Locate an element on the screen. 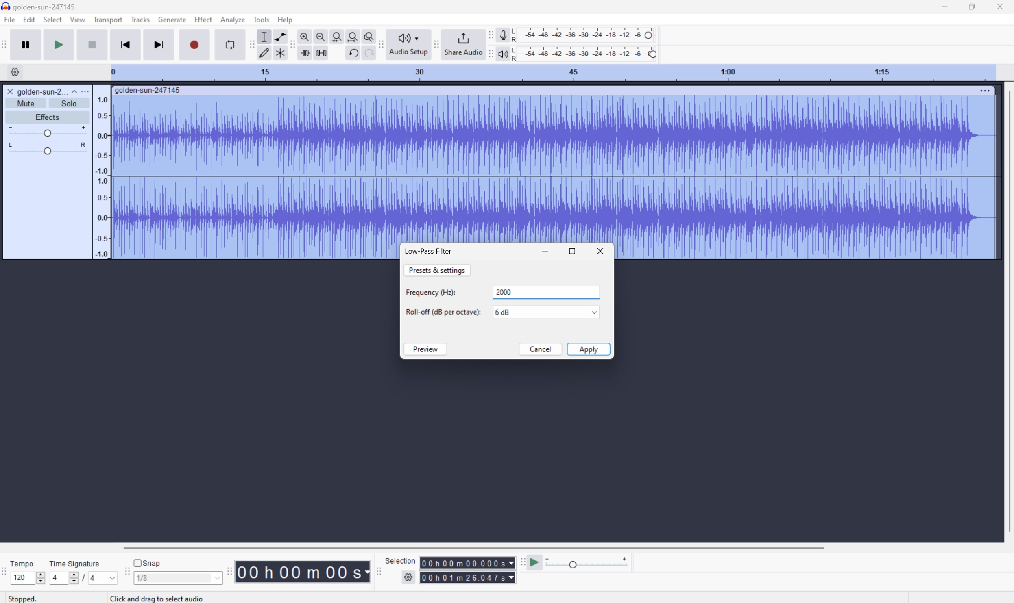  Trim audio outside selection is located at coordinates (307, 53).